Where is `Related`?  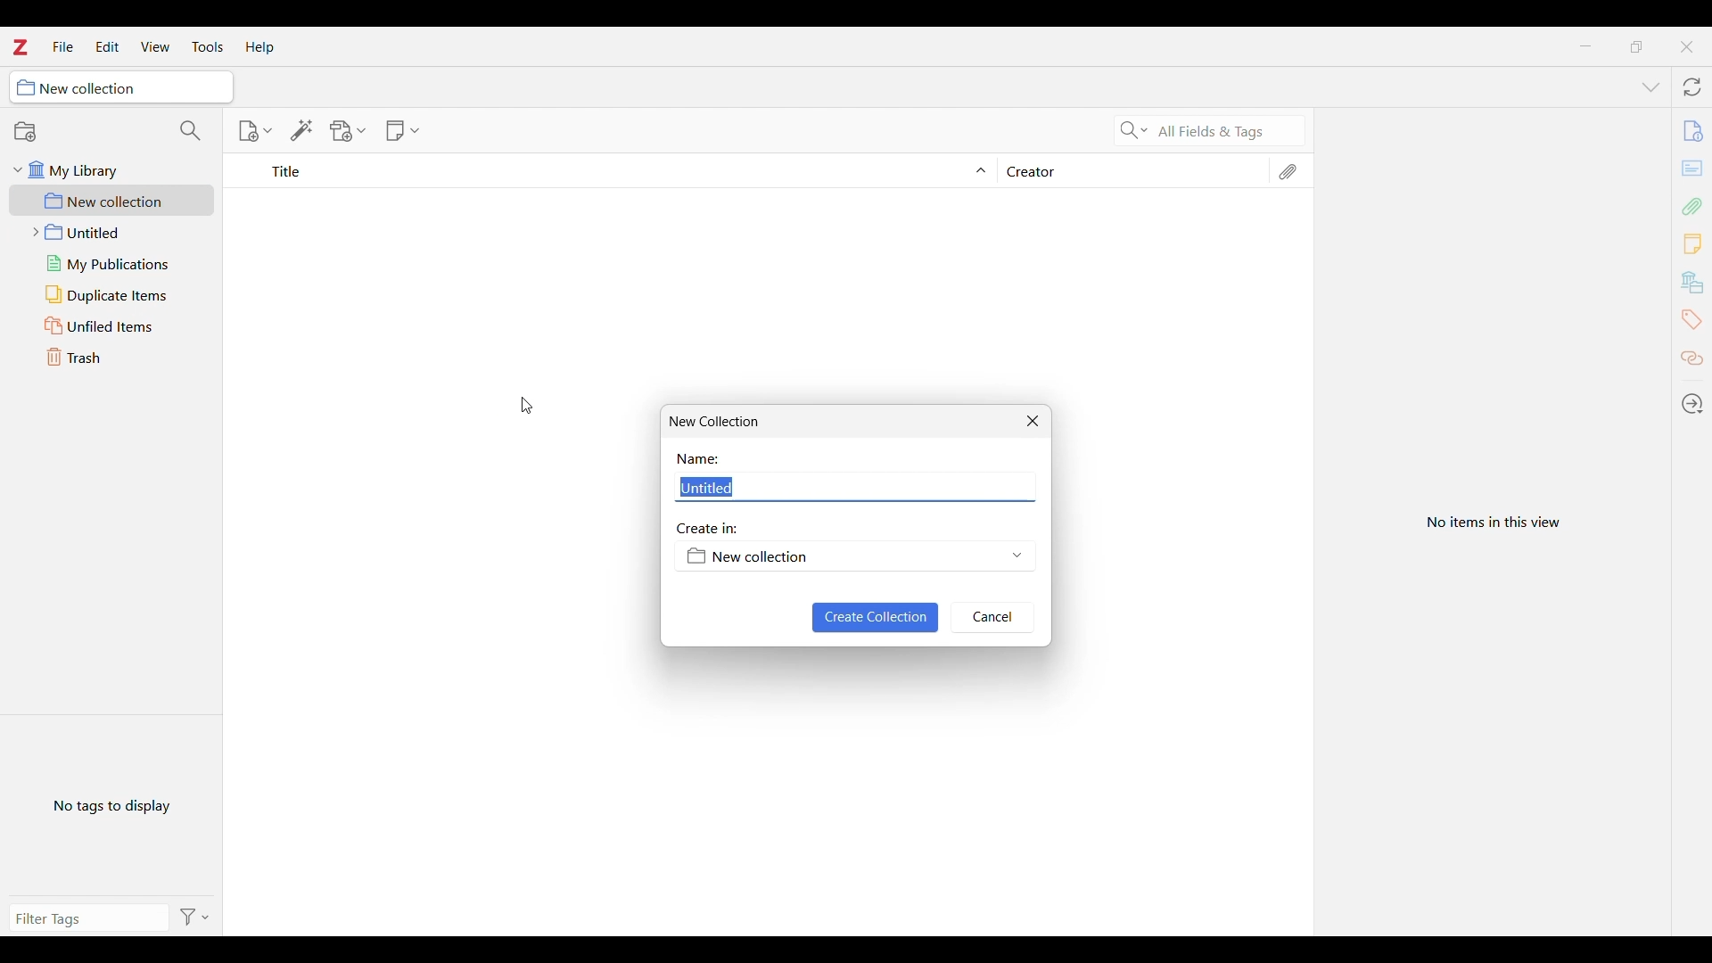 Related is located at coordinates (1691, 359).